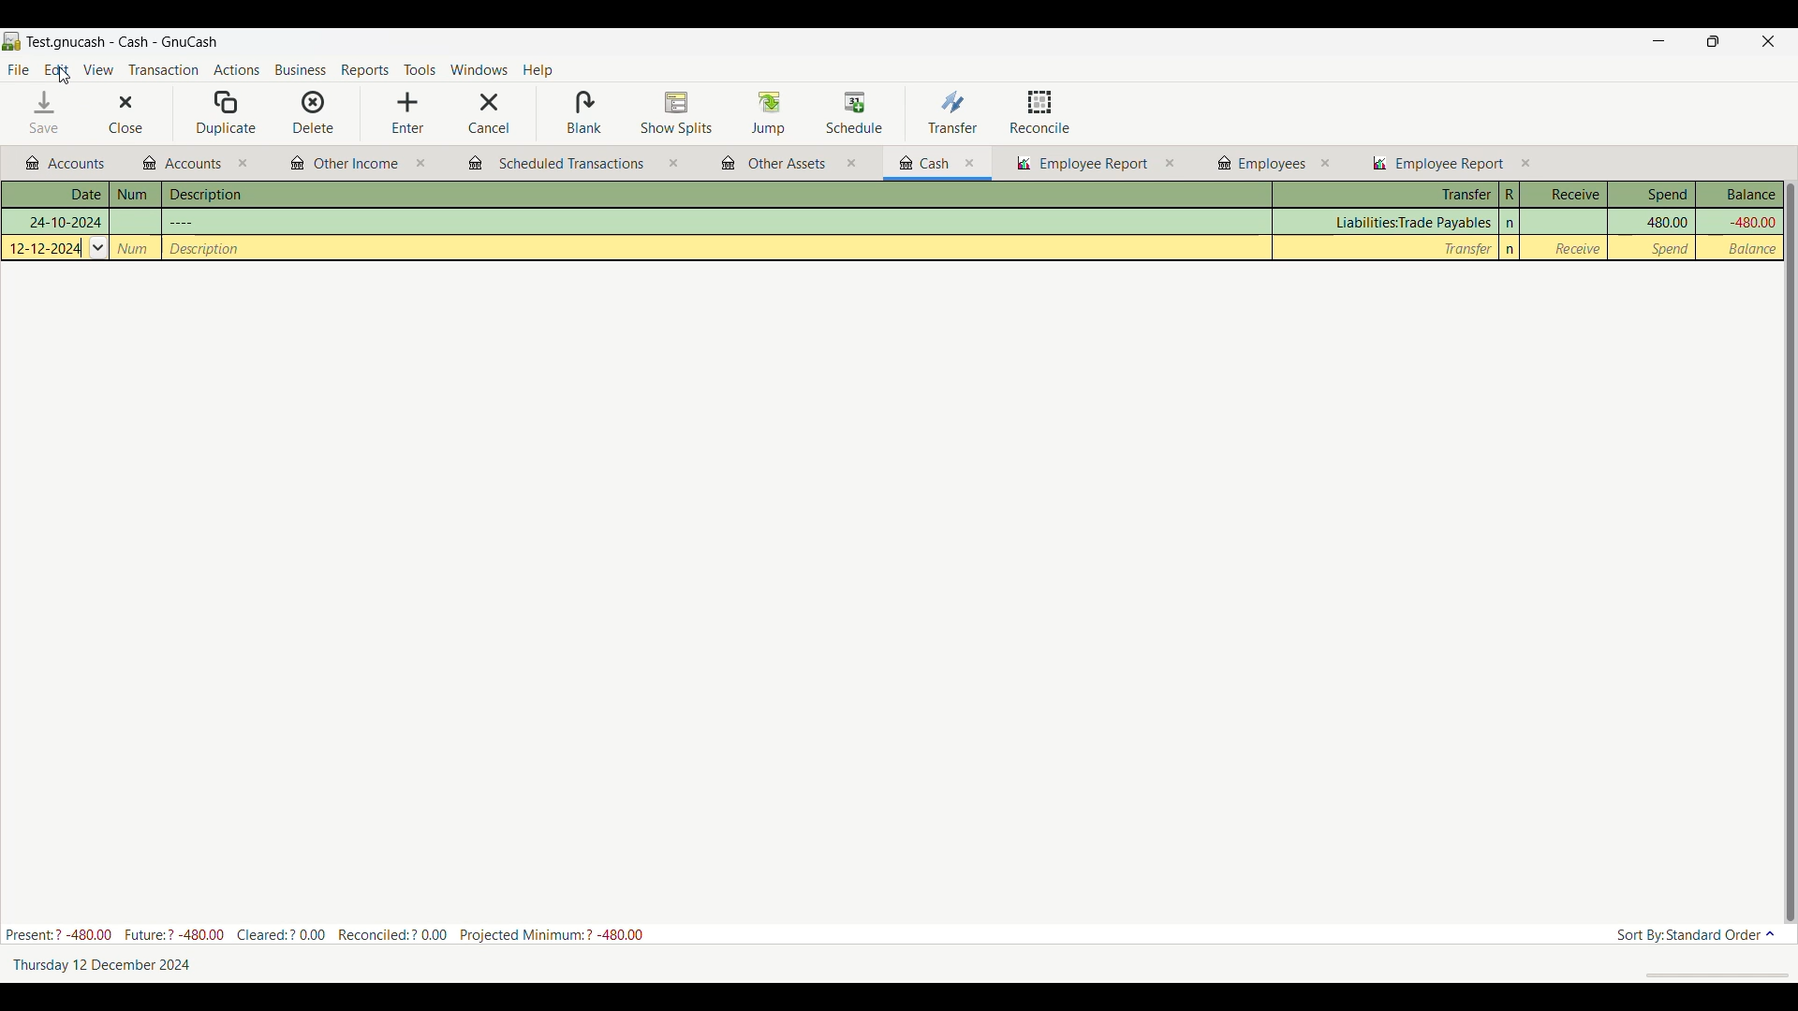 The height and width of the screenshot is (1011, 1798). Describe the element at coordinates (1696, 935) in the screenshot. I see `Current sort order` at that location.